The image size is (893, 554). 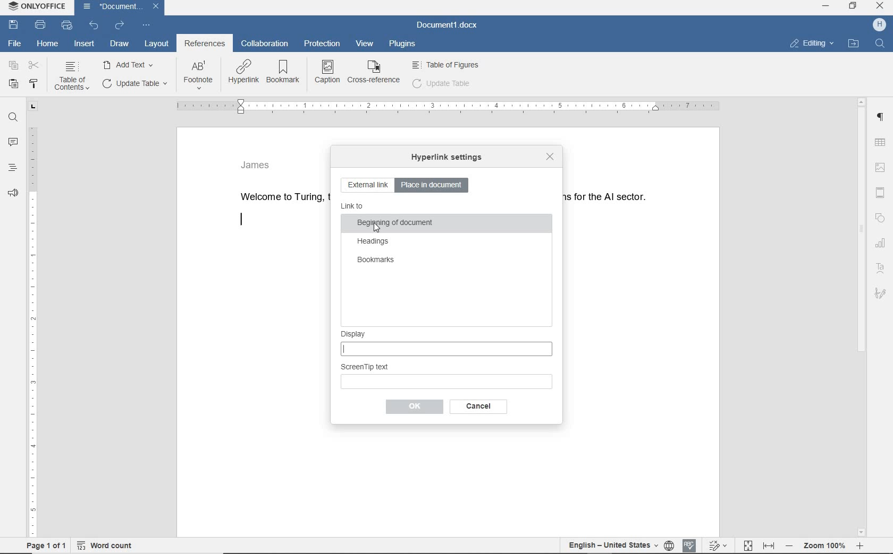 I want to click on header & footer, so click(x=880, y=192).